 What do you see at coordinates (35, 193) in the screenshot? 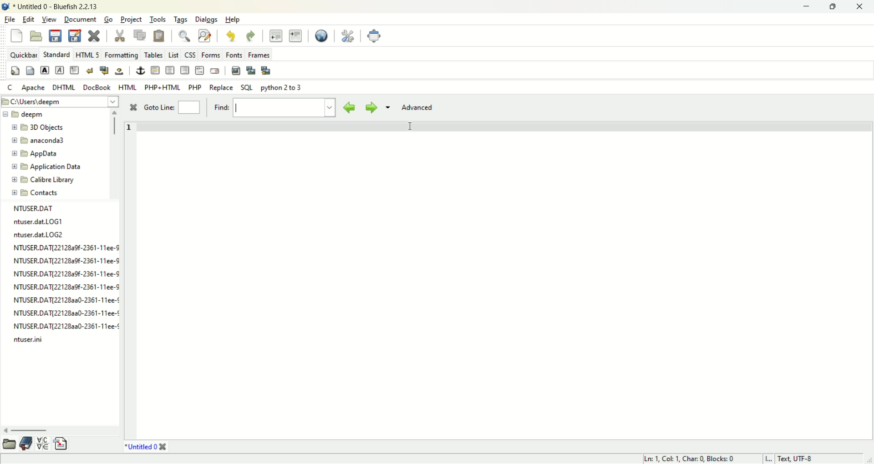
I see `contacts` at bounding box center [35, 193].